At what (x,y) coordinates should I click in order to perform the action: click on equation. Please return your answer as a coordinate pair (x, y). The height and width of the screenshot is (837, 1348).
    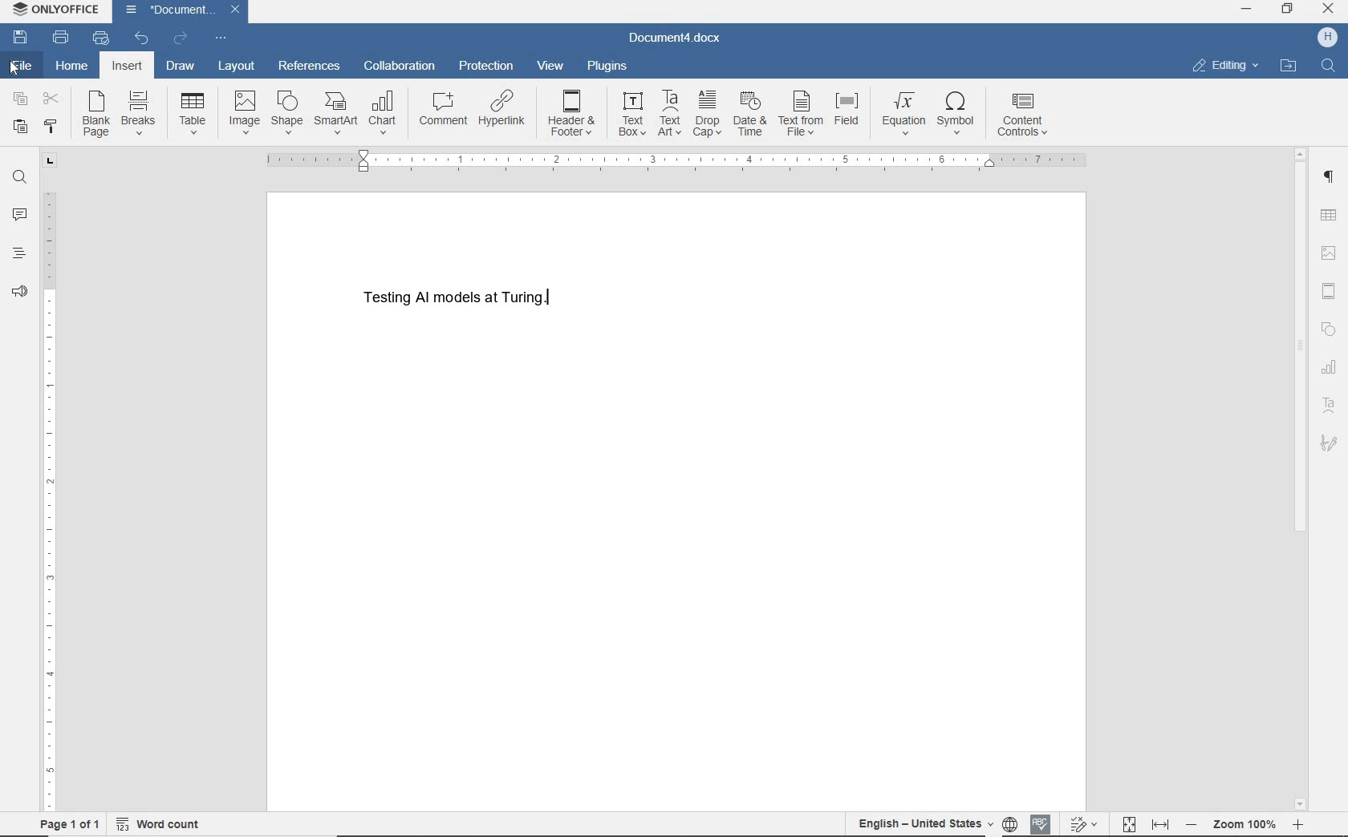
    Looking at the image, I should click on (905, 112).